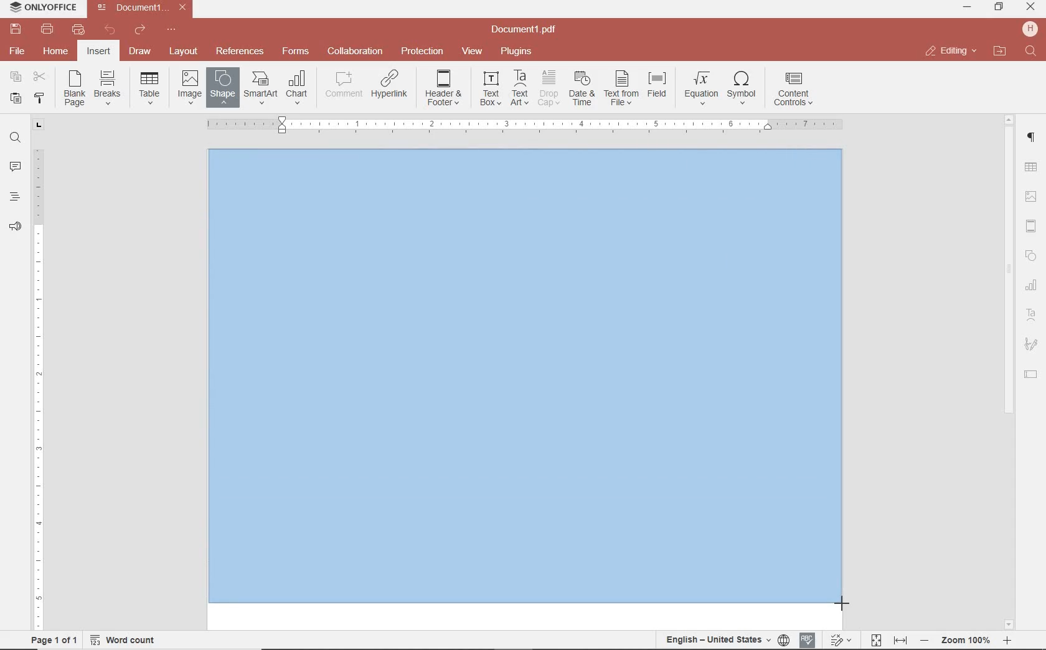 Image resolution: width=1046 pixels, height=650 pixels. What do you see at coordinates (39, 124) in the screenshot?
I see `tab stop` at bounding box center [39, 124].